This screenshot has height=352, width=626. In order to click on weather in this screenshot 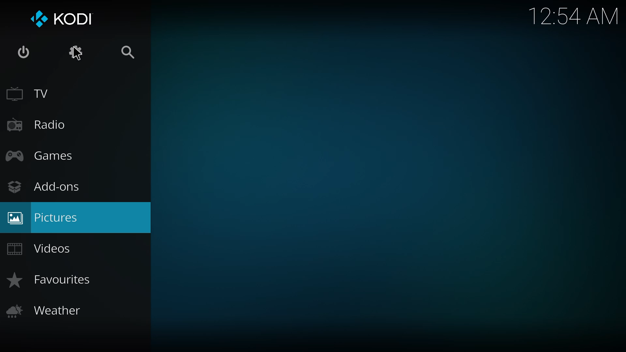, I will do `click(45, 310)`.